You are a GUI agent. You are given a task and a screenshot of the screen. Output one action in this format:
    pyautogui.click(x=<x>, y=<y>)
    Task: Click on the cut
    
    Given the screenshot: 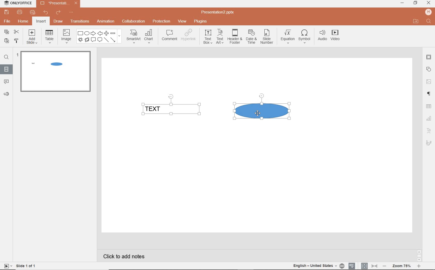 What is the action you would take?
    pyautogui.click(x=17, y=32)
    